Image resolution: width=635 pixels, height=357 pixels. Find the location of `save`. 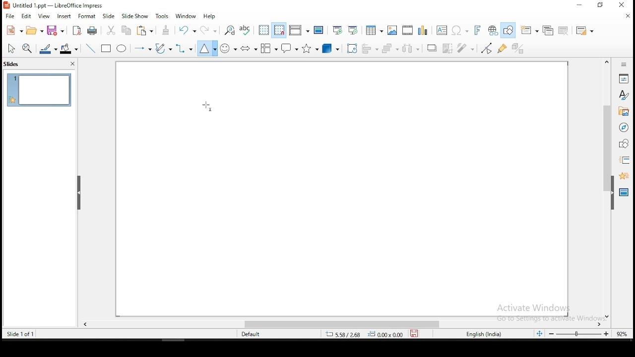

save is located at coordinates (414, 335).